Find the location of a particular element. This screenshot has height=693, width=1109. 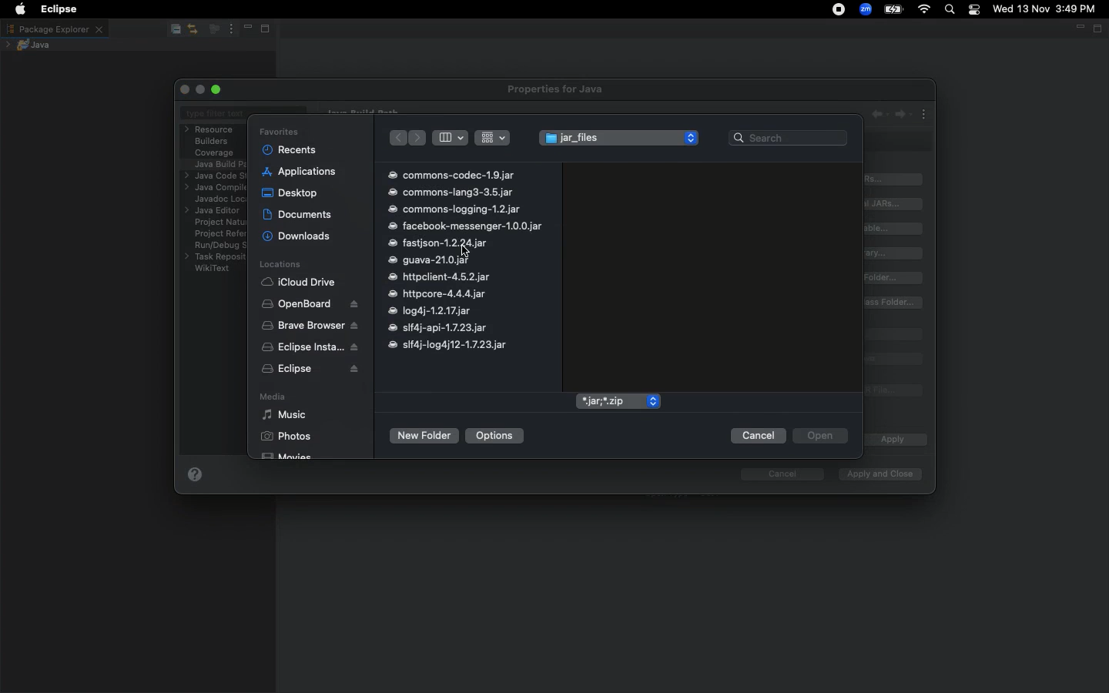

Back is located at coordinates (397, 139).